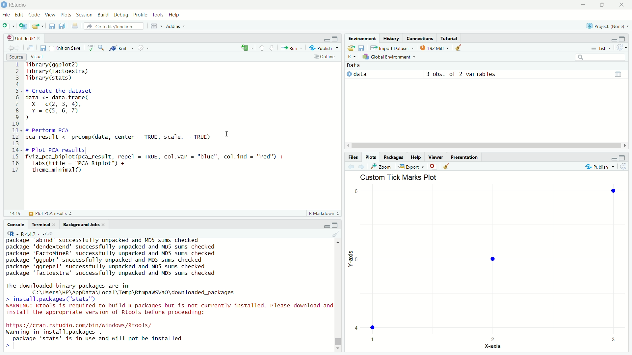 The width and height of the screenshot is (632, 355). I want to click on tutorial, so click(449, 38).